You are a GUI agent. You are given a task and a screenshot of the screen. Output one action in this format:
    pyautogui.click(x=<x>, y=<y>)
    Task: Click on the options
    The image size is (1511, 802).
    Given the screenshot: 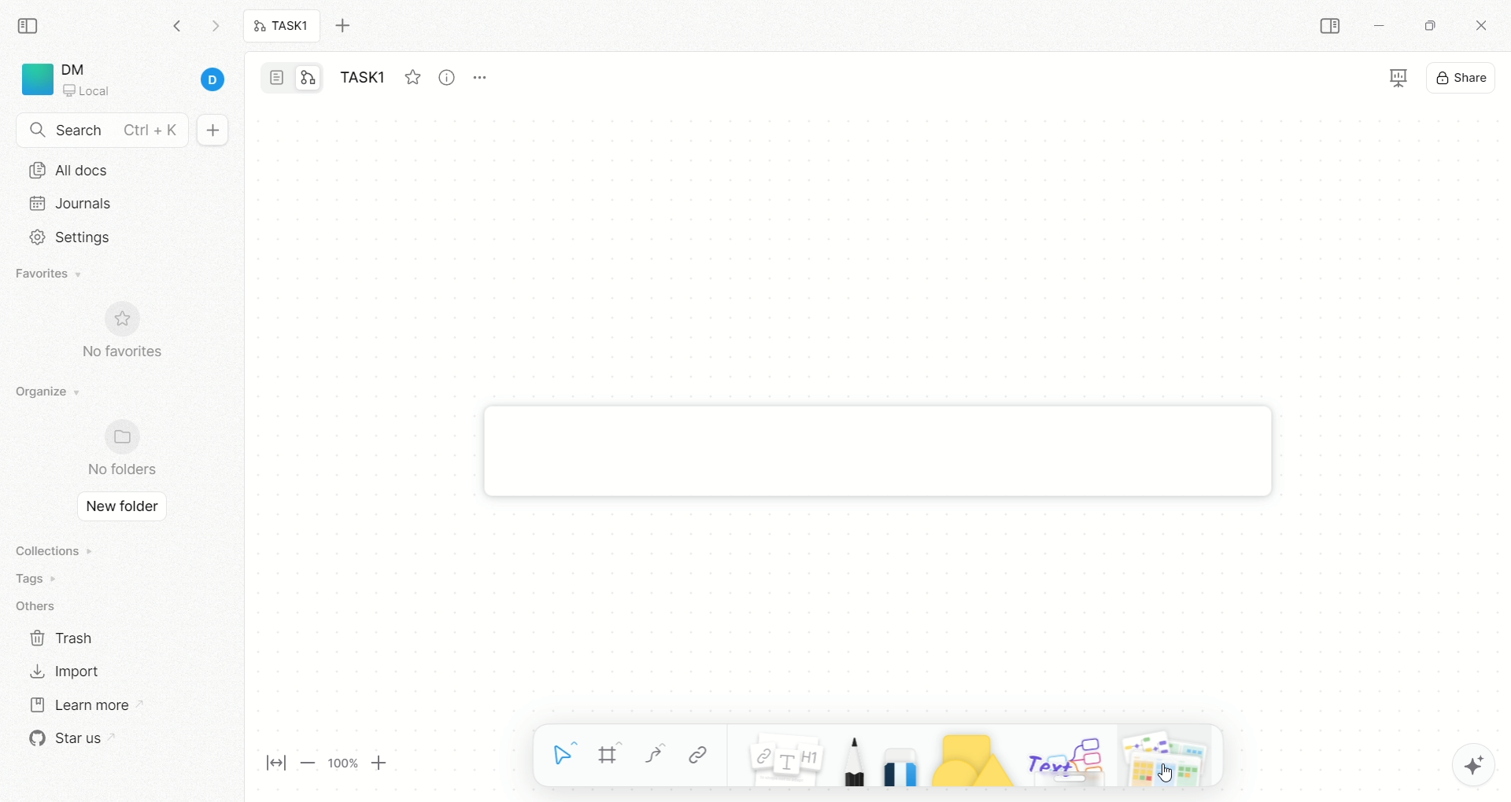 What is the action you would take?
    pyautogui.click(x=488, y=74)
    